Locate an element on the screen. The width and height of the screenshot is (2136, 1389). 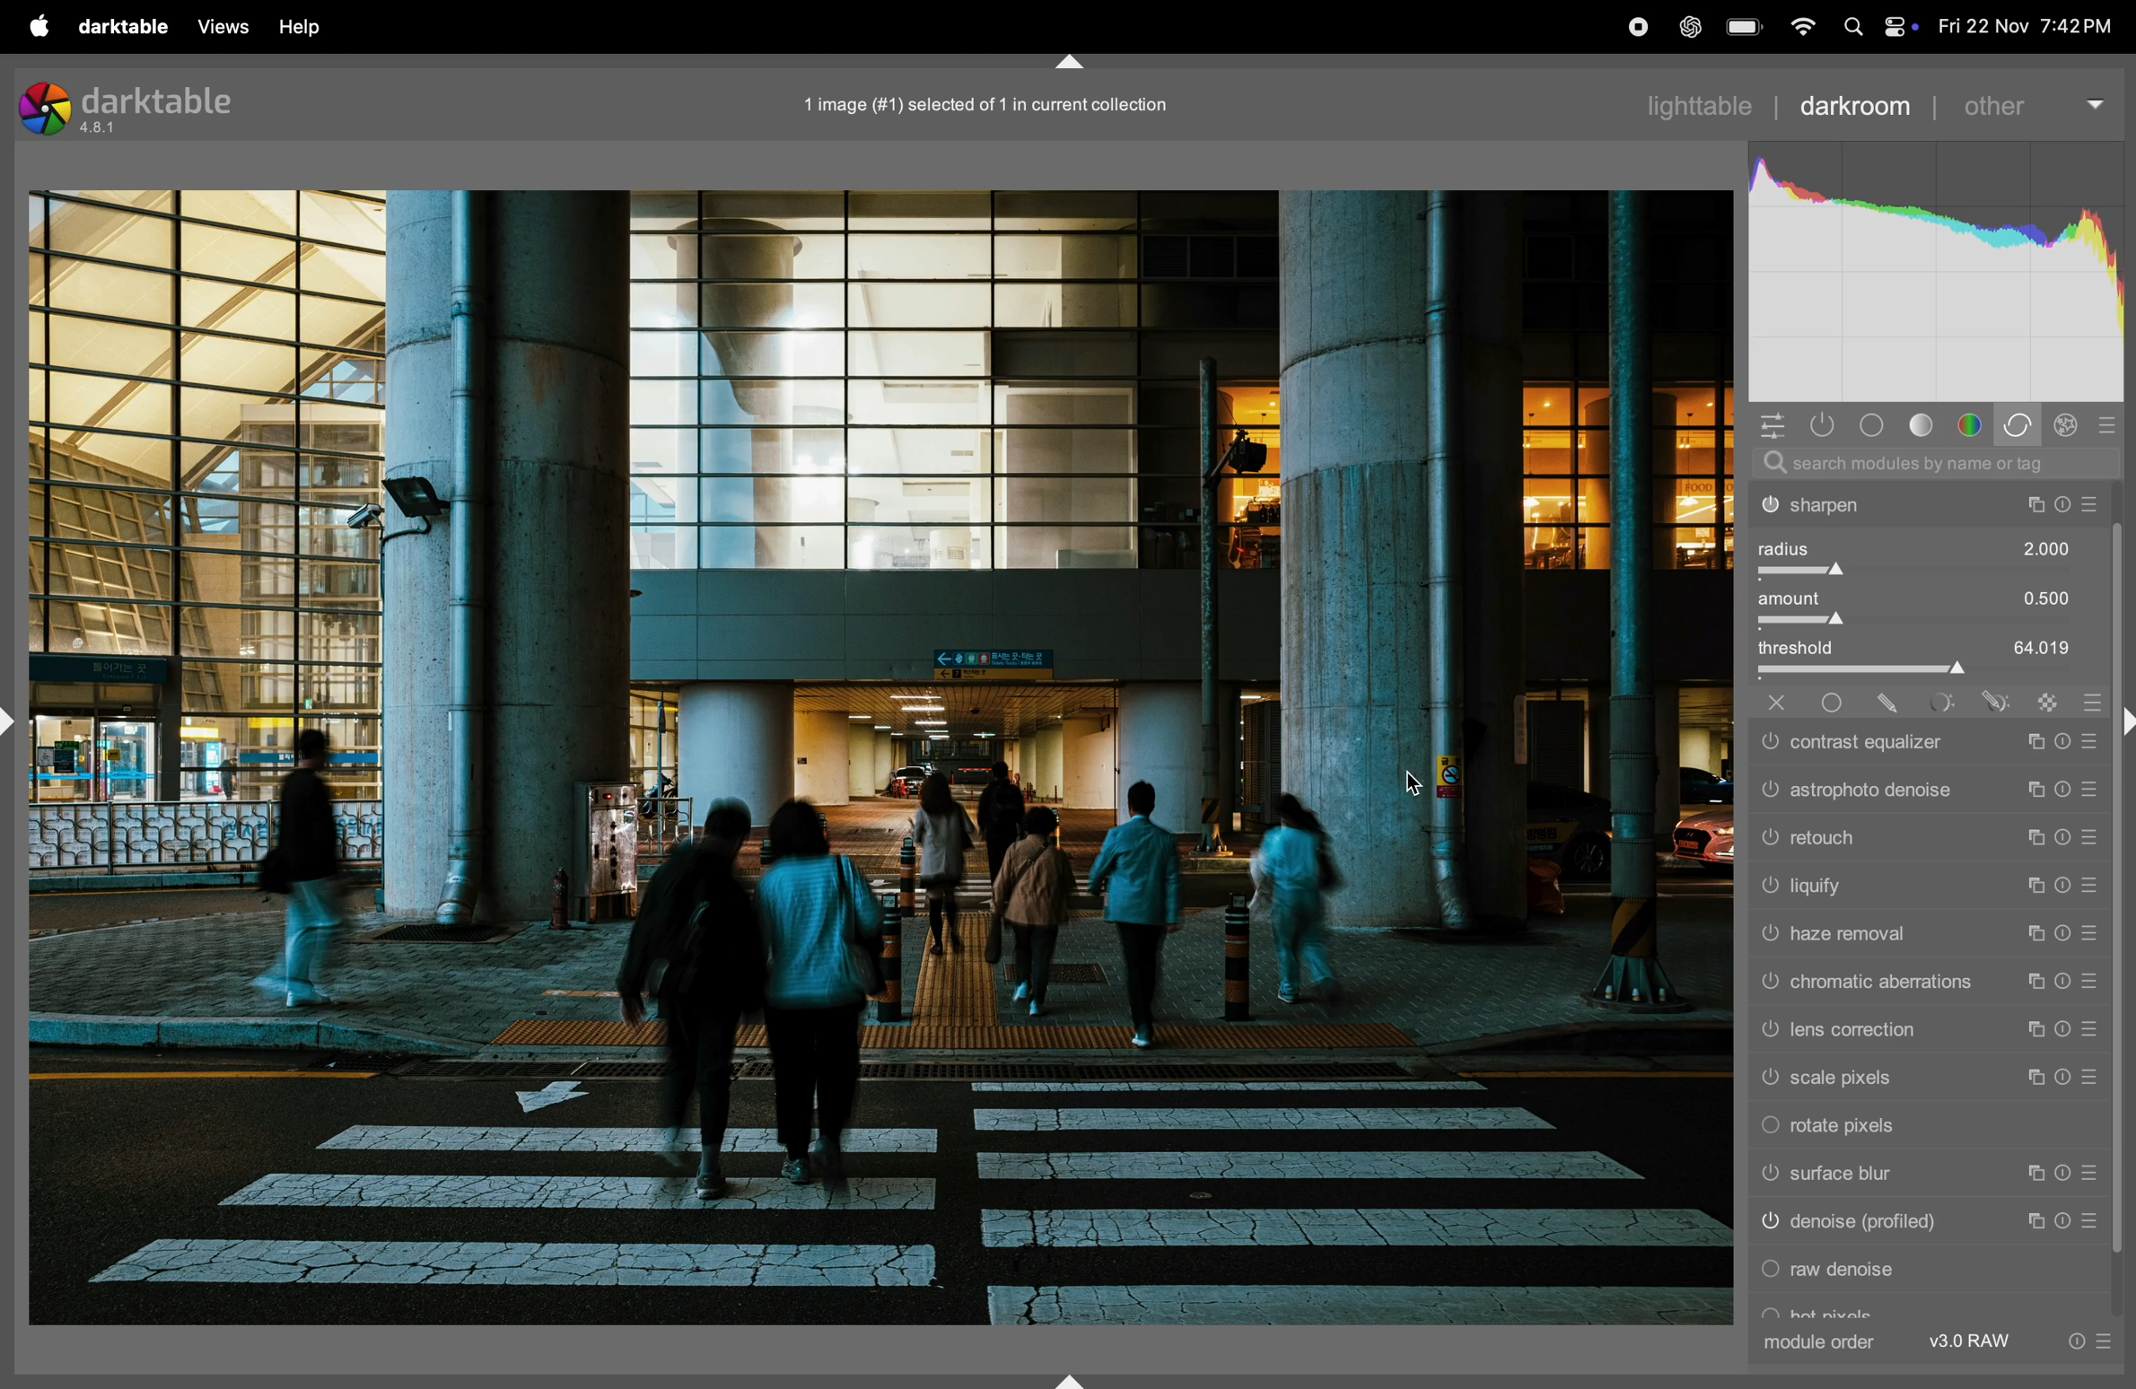
contrast equalizer is located at coordinates (1924, 742).